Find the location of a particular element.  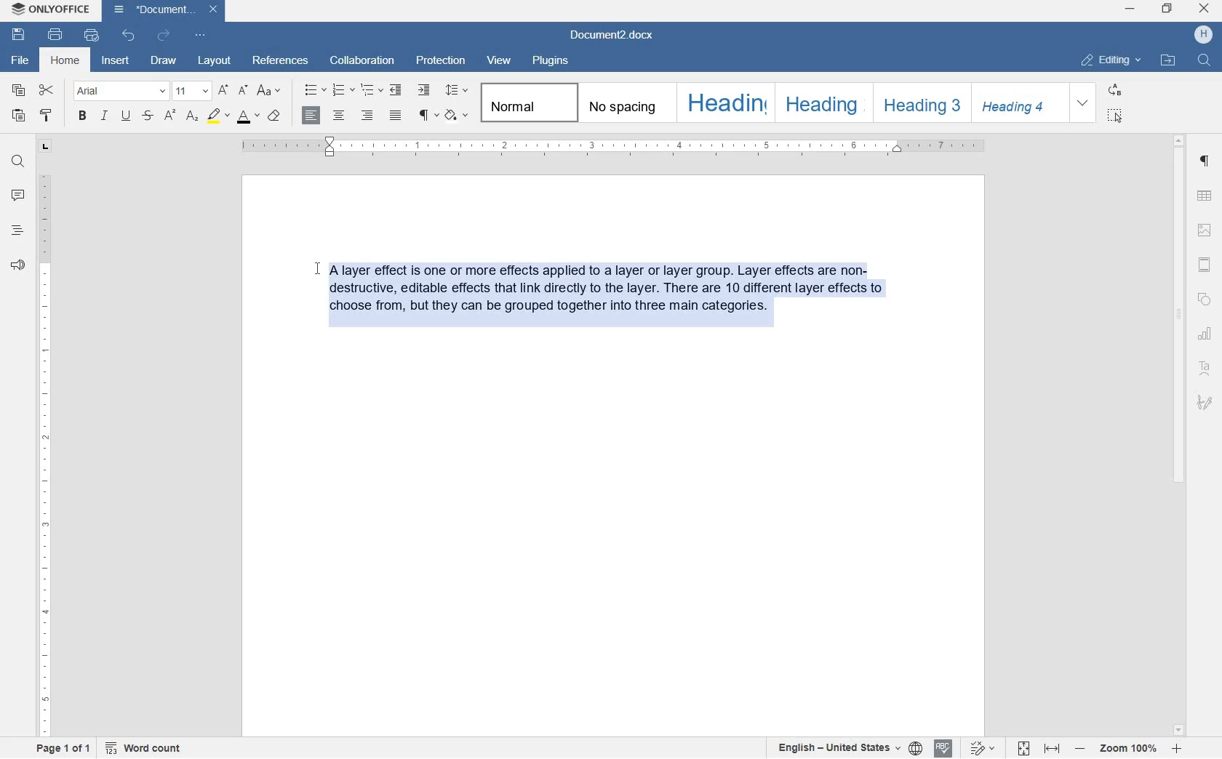

heading 2 is located at coordinates (822, 103).